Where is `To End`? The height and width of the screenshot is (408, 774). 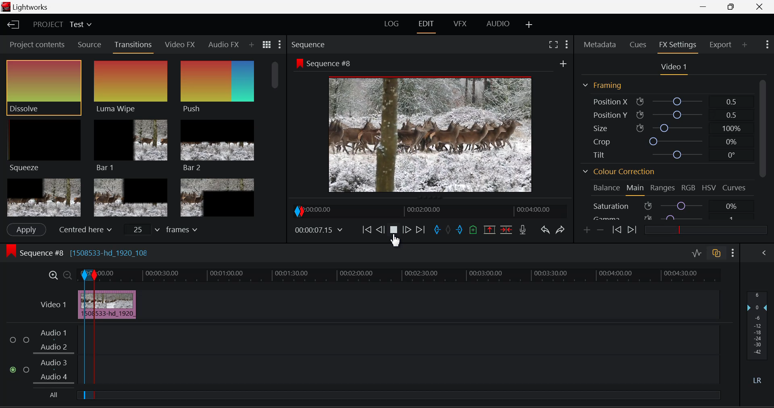 To End is located at coordinates (421, 231).